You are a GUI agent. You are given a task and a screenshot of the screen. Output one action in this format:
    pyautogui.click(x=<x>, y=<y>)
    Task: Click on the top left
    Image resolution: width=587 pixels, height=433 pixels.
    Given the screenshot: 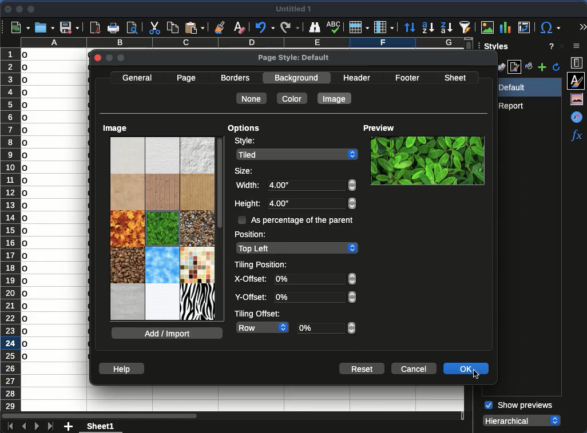 What is the action you would take?
    pyautogui.click(x=296, y=248)
    